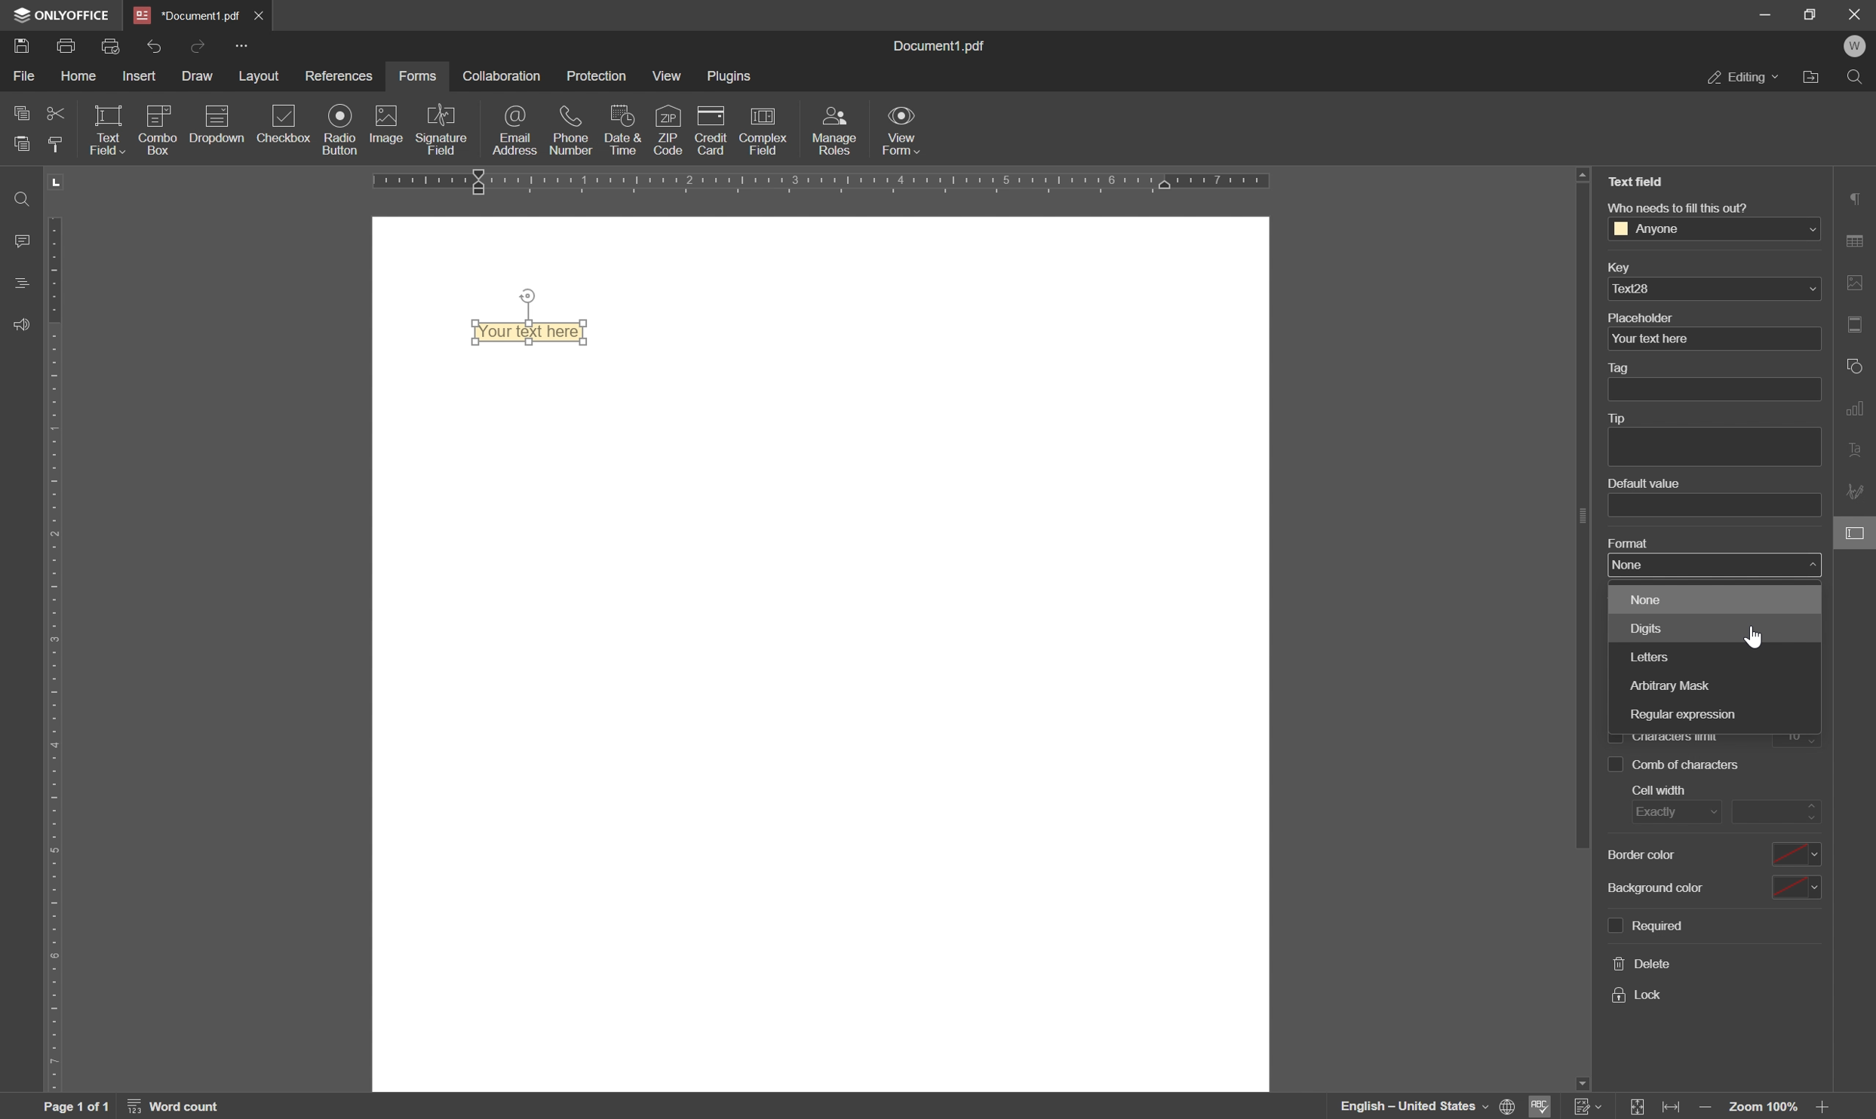  Describe the element at coordinates (17, 284) in the screenshot. I see `headings` at that location.